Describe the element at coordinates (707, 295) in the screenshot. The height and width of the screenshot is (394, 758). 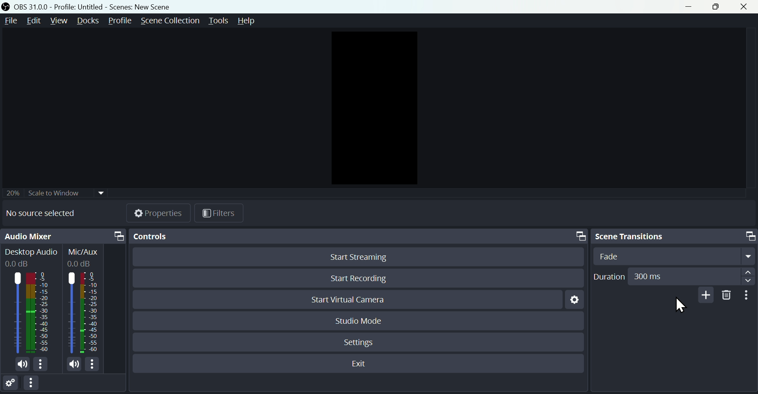
I see `Add` at that location.